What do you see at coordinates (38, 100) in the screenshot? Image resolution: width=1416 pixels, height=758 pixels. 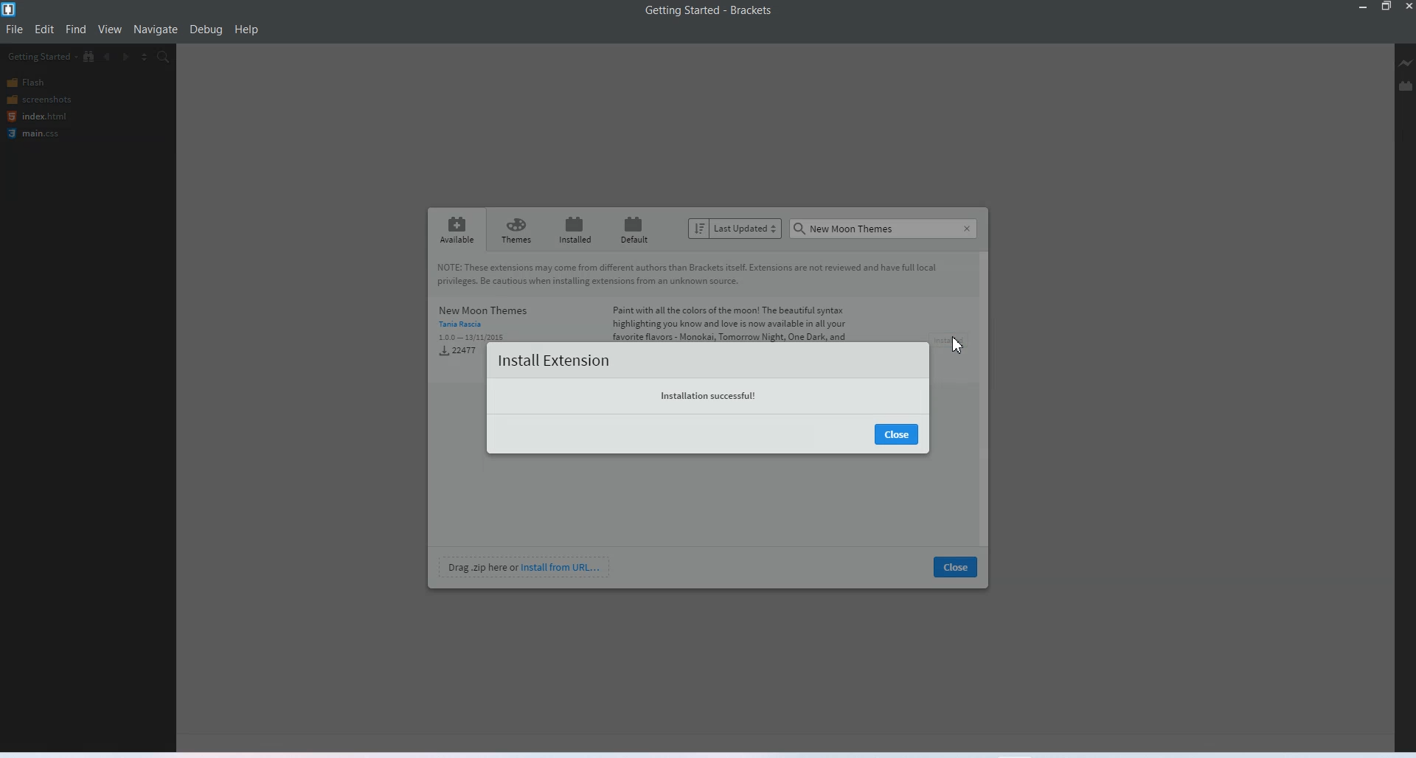 I see `screenshots` at bounding box center [38, 100].